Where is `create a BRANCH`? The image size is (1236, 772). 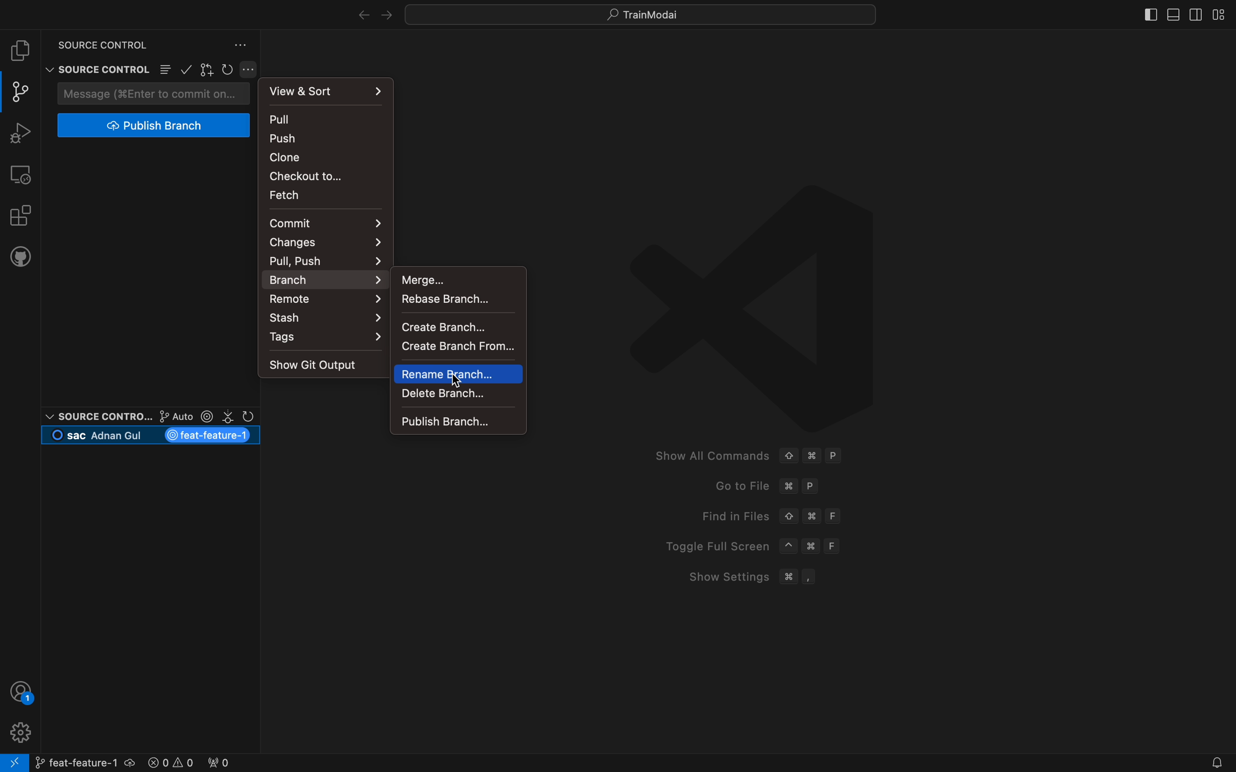
create a BRANCH is located at coordinates (461, 328).